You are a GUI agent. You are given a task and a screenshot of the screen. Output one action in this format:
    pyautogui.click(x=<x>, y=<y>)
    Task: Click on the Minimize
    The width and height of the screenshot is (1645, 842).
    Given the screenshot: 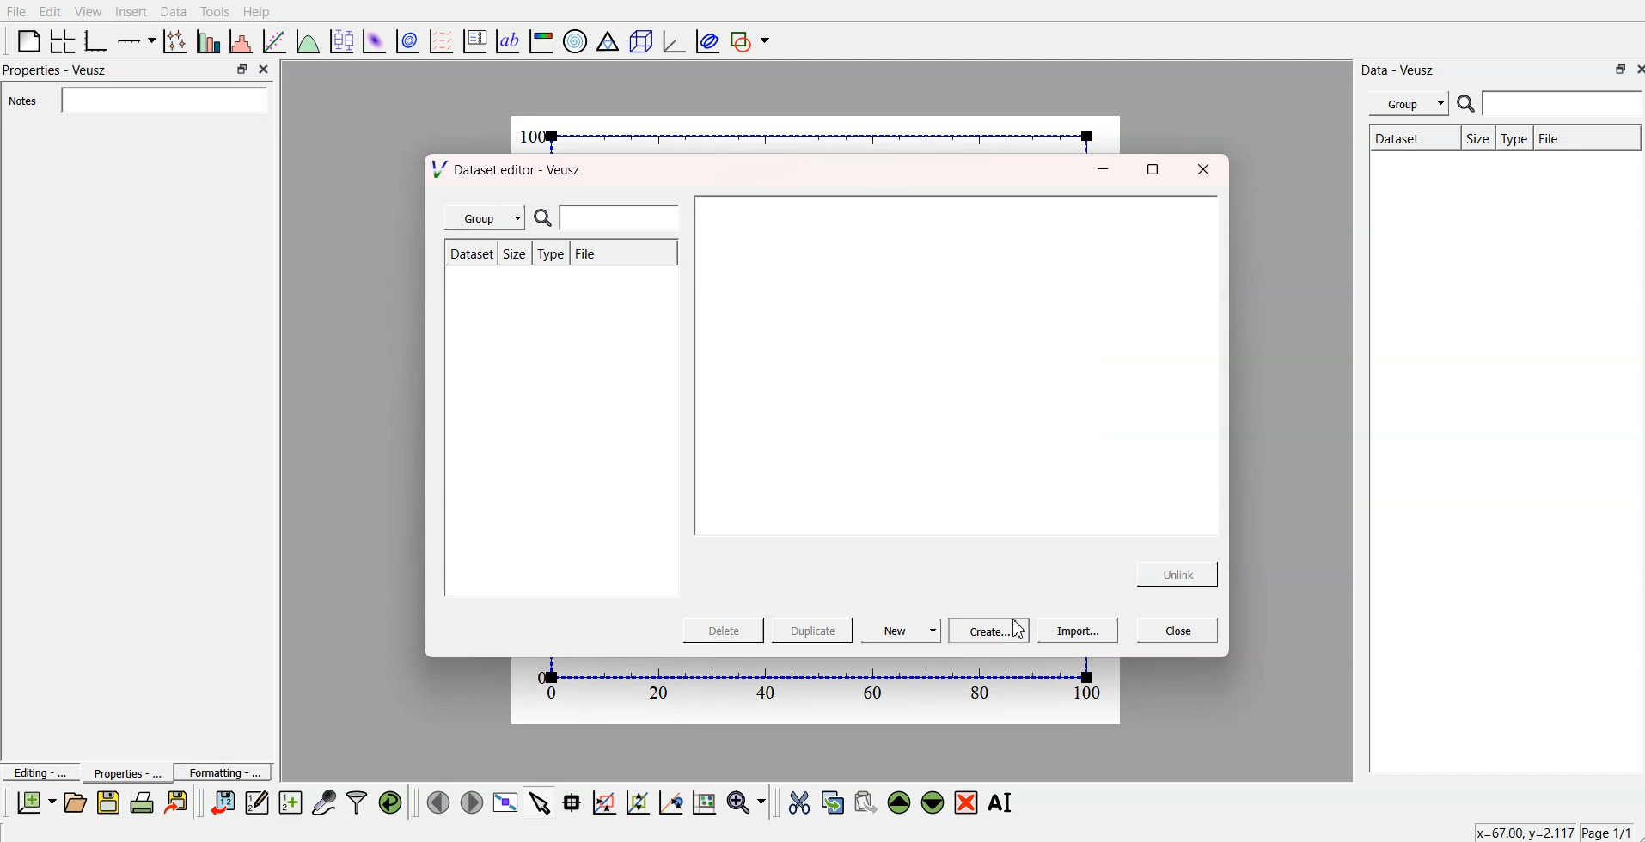 What is the action you would take?
    pyautogui.click(x=1098, y=169)
    